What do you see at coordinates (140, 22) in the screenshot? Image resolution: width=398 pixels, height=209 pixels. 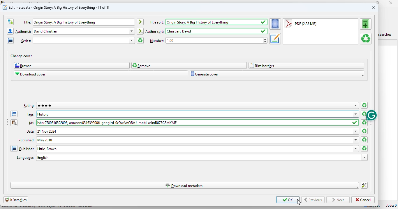 I see `automatically create the title sort entry based on the current title entry` at bounding box center [140, 22].